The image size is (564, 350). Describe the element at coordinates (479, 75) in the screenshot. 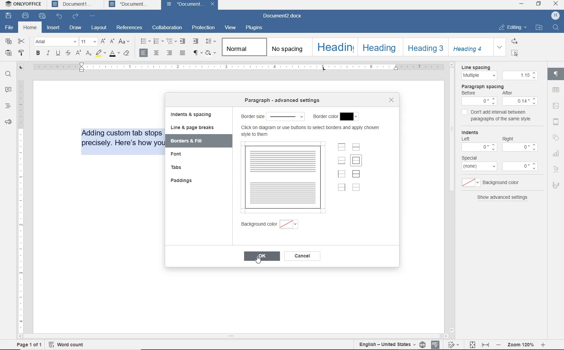

I see `multiple` at that location.